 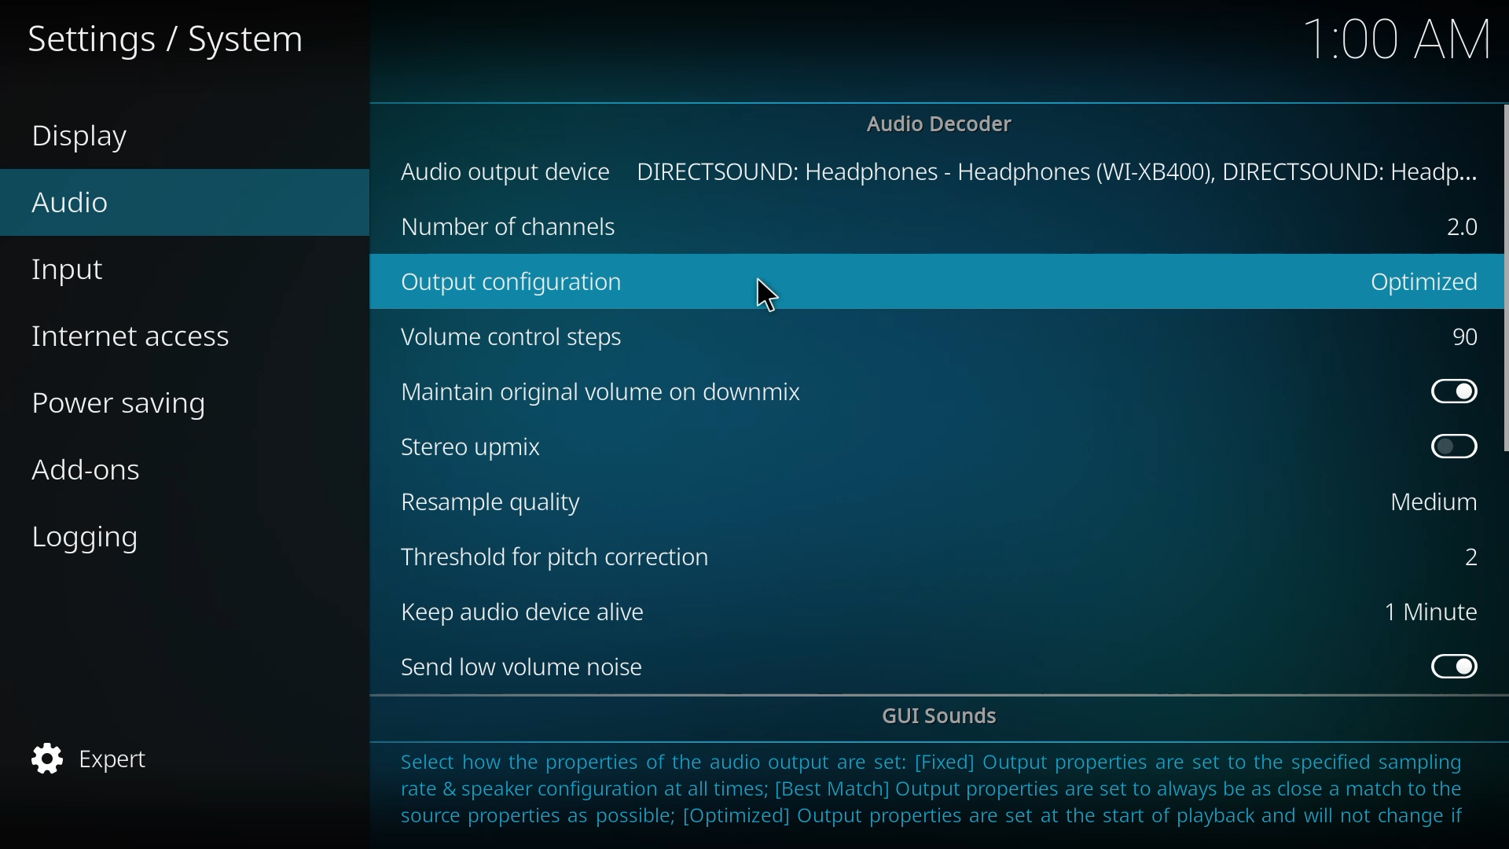 What do you see at coordinates (97, 537) in the screenshot?
I see `logging` at bounding box center [97, 537].